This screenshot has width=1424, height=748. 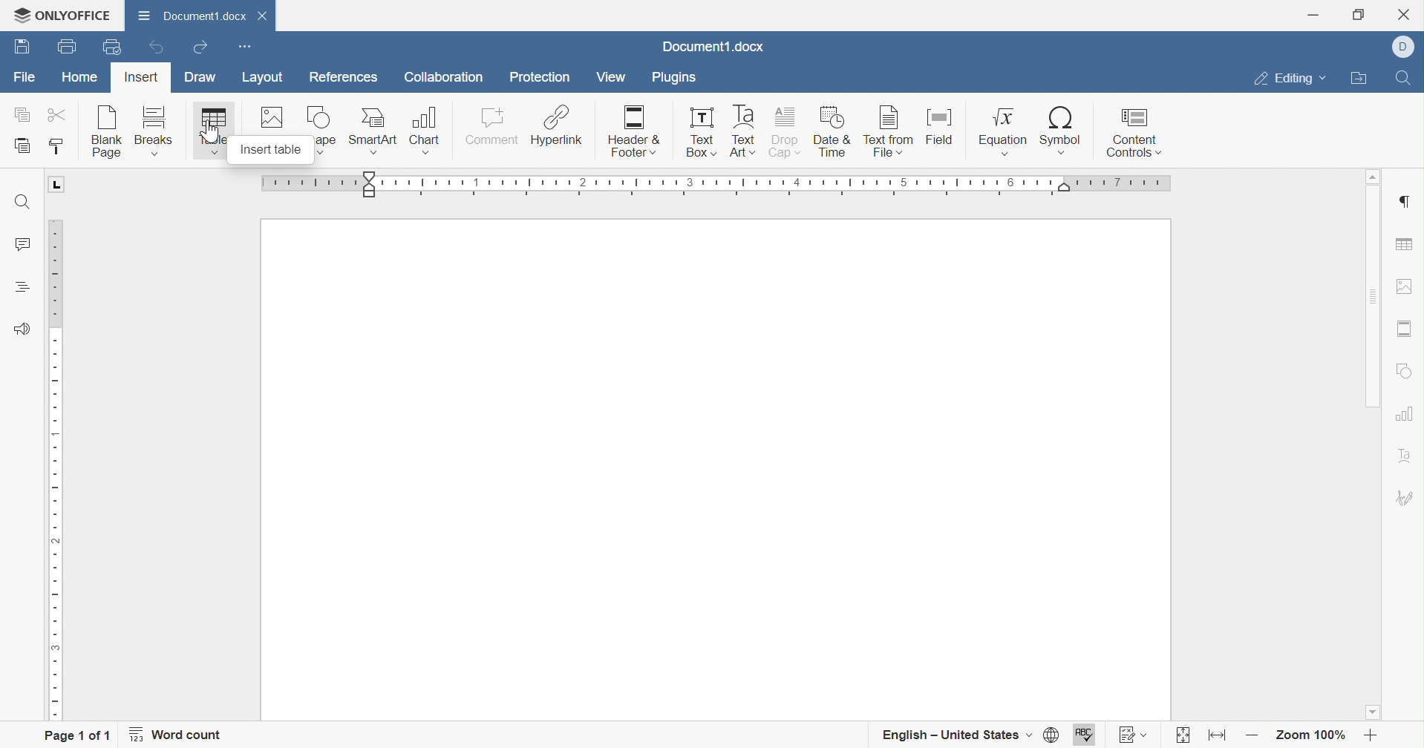 What do you see at coordinates (378, 132) in the screenshot?
I see `Smart art` at bounding box center [378, 132].